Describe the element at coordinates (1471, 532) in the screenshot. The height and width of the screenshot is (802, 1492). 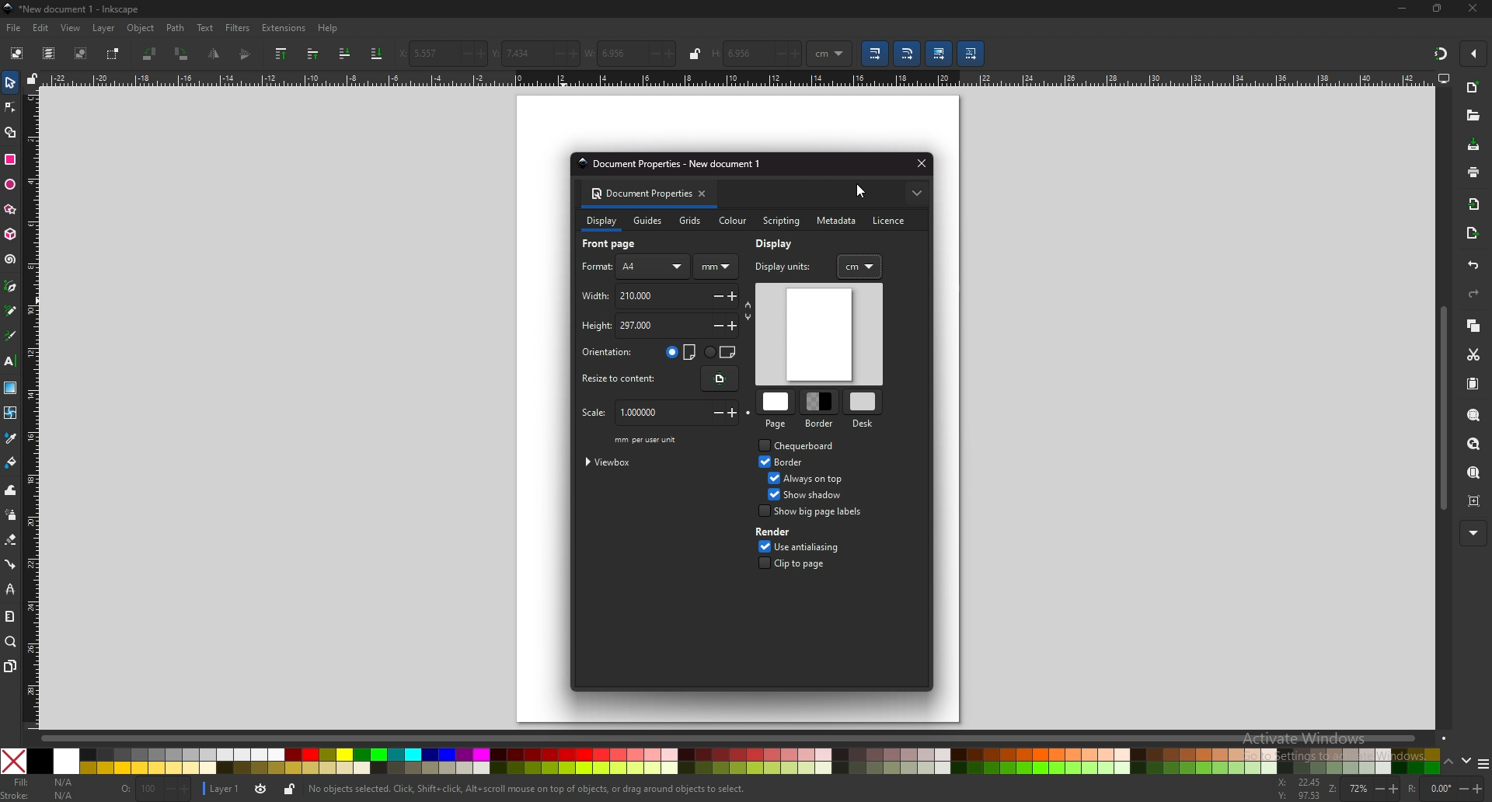
I see `more` at that location.